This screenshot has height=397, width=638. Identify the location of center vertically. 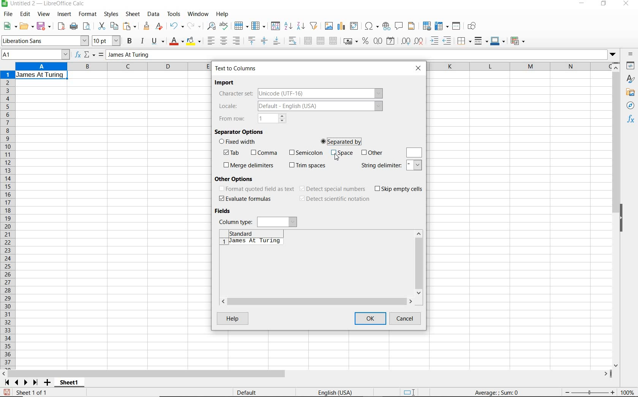
(265, 41).